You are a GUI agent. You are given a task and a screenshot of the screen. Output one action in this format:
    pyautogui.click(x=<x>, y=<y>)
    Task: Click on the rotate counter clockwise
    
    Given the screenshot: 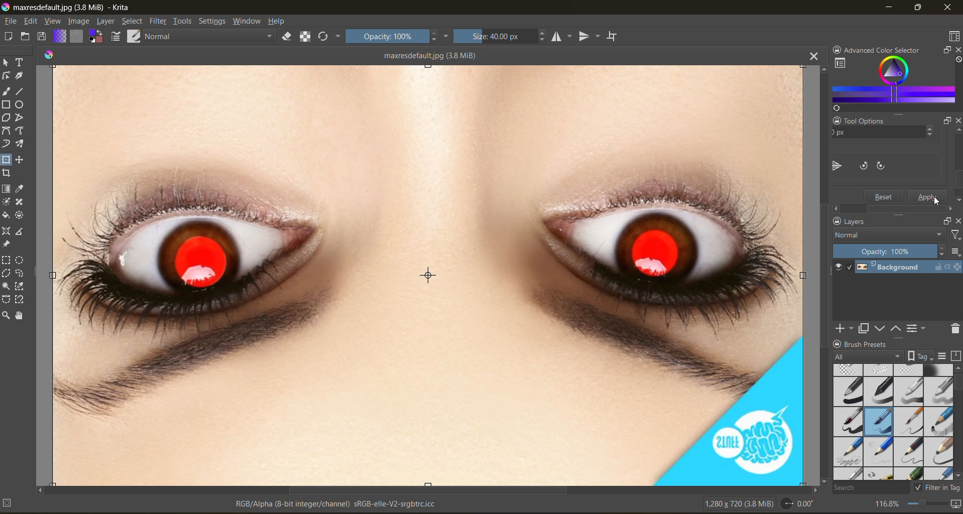 What is the action you would take?
    pyautogui.click(x=887, y=164)
    